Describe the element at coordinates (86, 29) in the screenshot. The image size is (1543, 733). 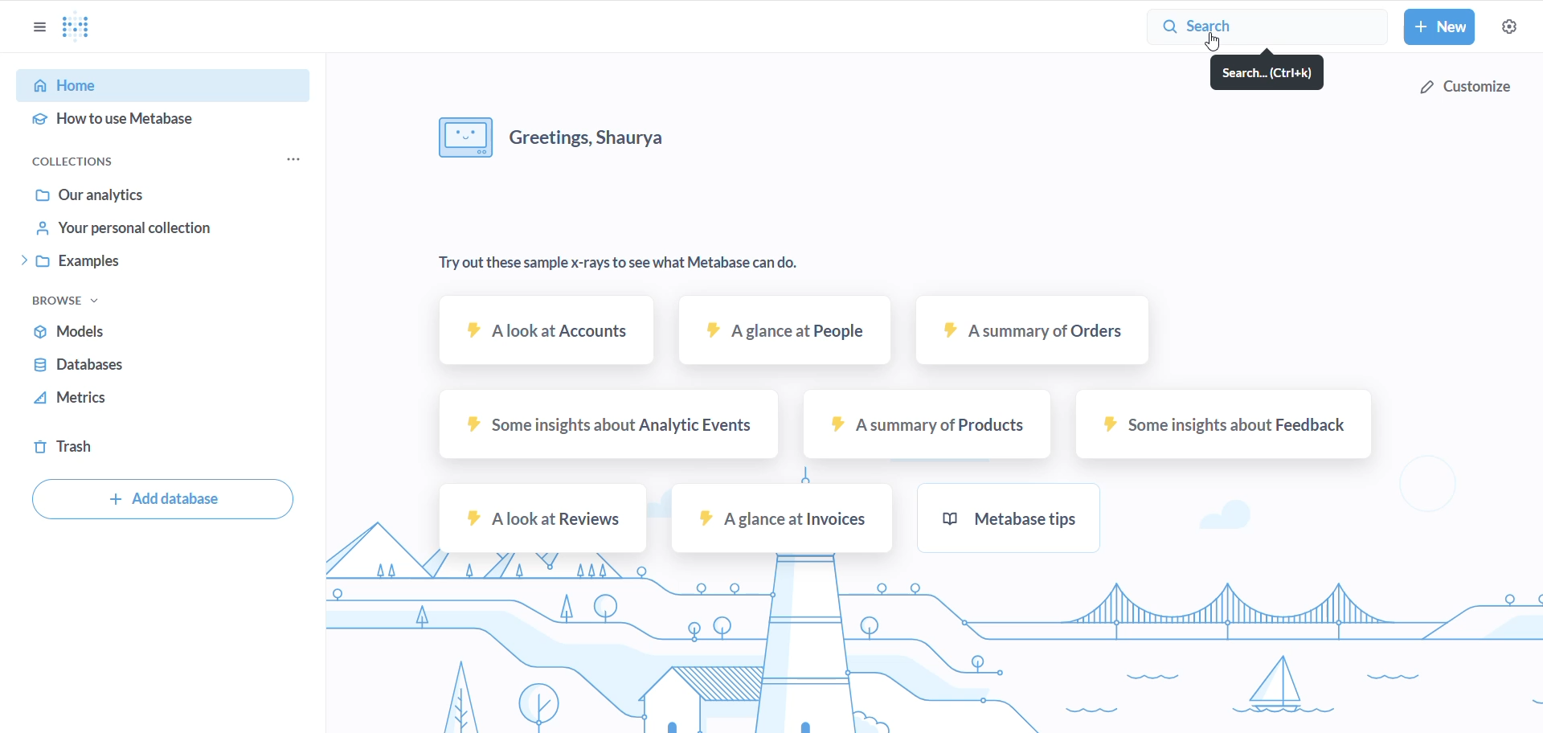
I see `LOGO` at that location.